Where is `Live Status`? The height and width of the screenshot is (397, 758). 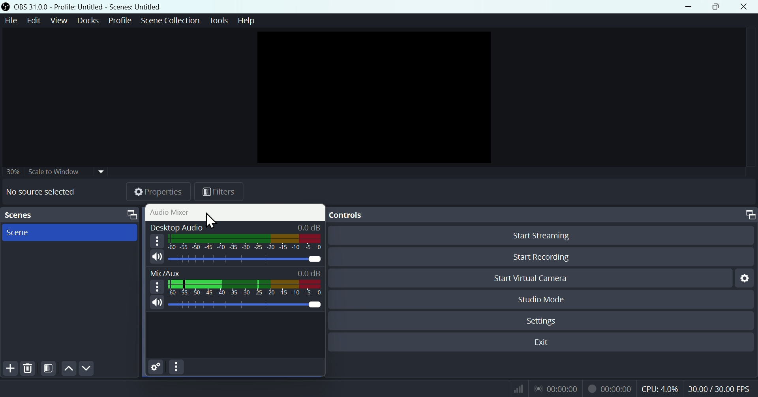 Live Status is located at coordinates (557, 388).